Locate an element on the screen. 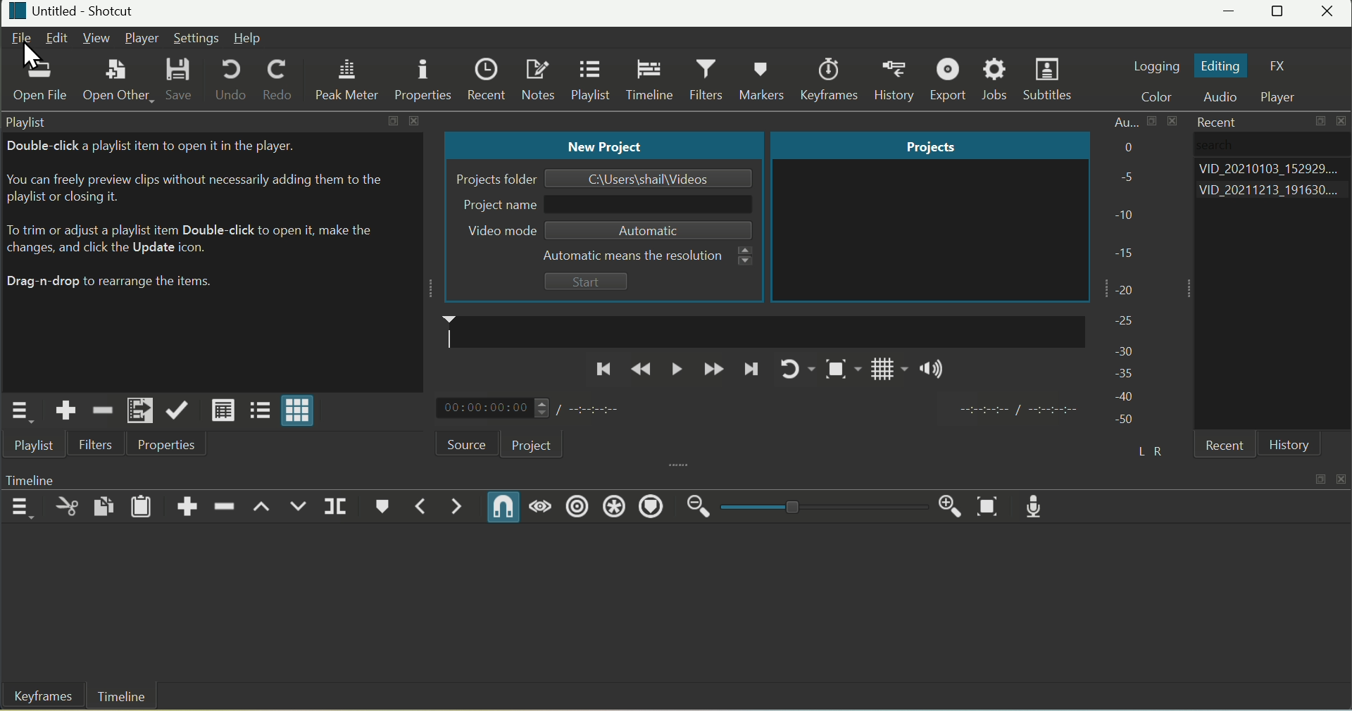  Remove cut is located at coordinates (101, 409).